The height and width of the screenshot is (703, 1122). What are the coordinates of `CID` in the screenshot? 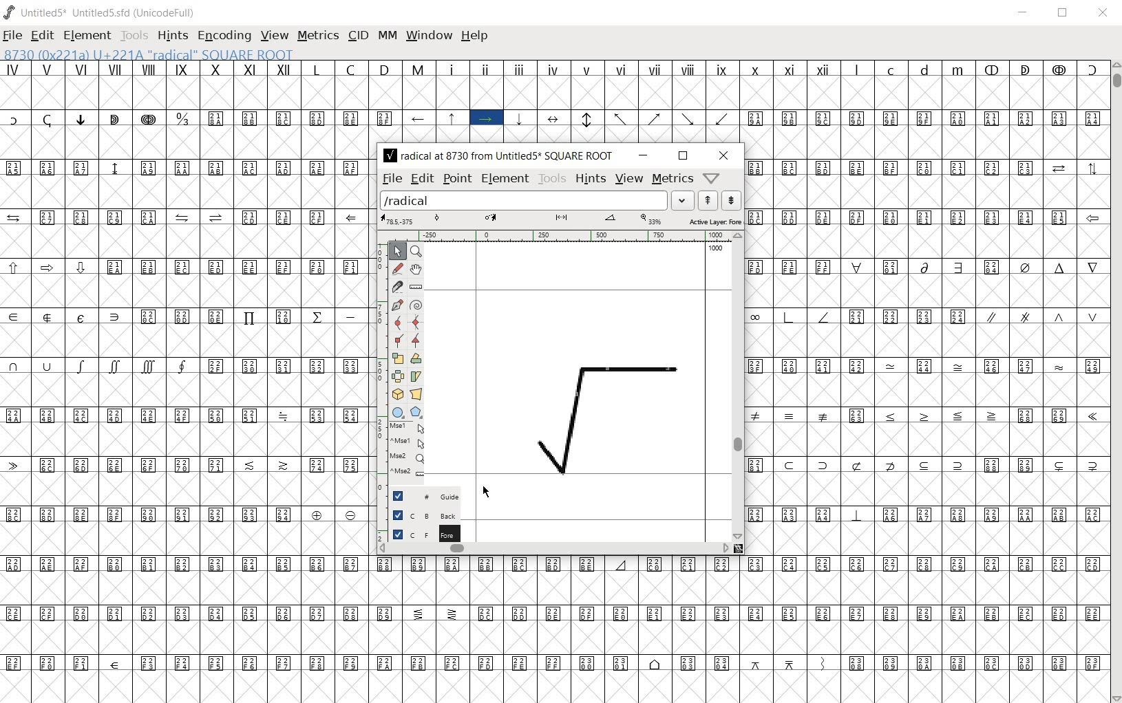 It's located at (357, 35).